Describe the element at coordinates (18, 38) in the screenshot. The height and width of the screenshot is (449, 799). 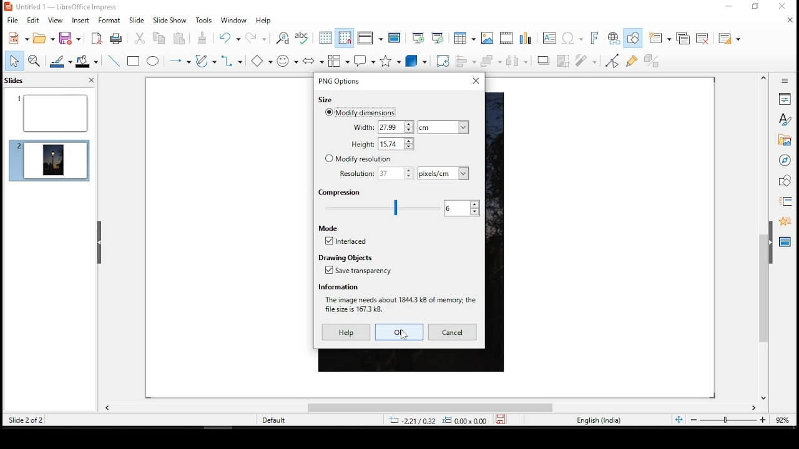
I see `new` at that location.